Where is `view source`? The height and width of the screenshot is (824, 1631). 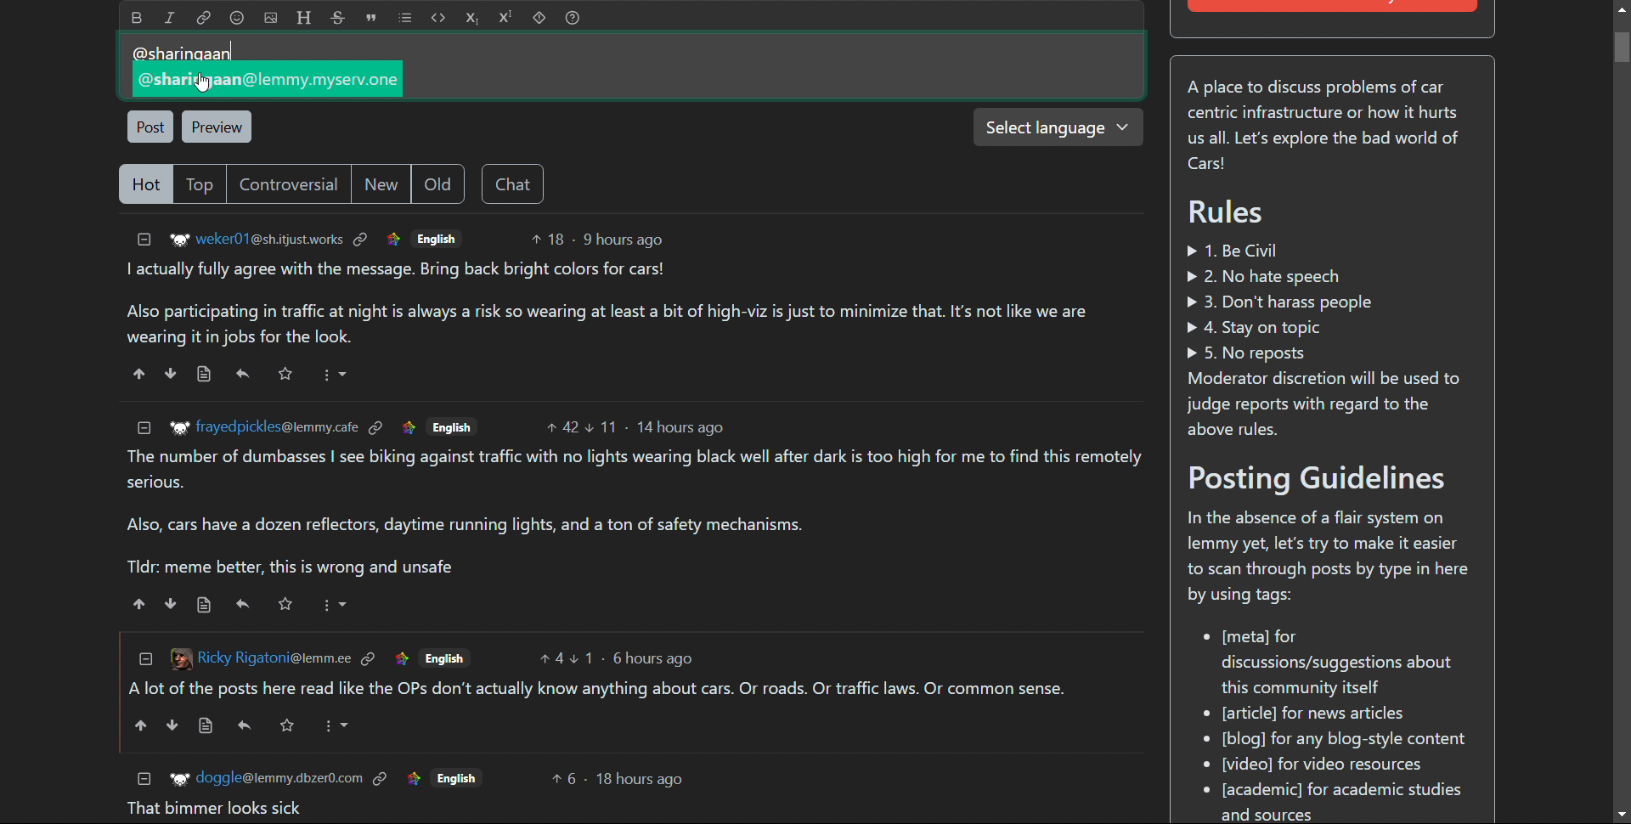 view source is located at coordinates (205, 605).